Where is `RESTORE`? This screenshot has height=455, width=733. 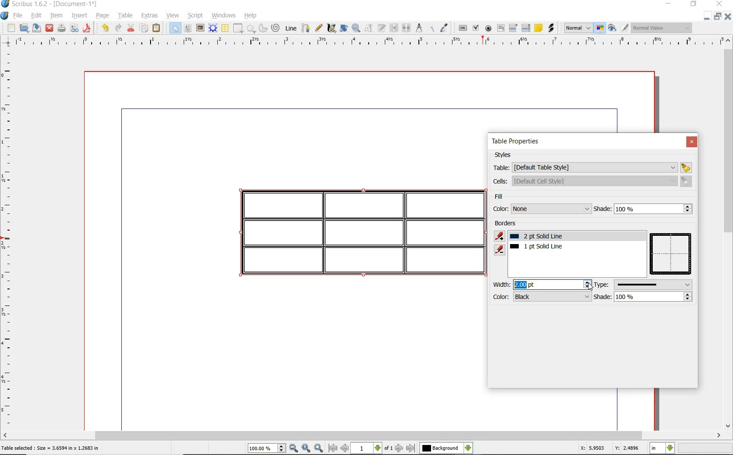 RESTORE is located at coordinates (718, 16).